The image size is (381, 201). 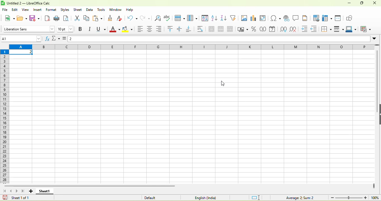 What do you see at coordinates (49, 19) in the screenshot?
I see `export directly as pdf` at bounding box center [49, 19].